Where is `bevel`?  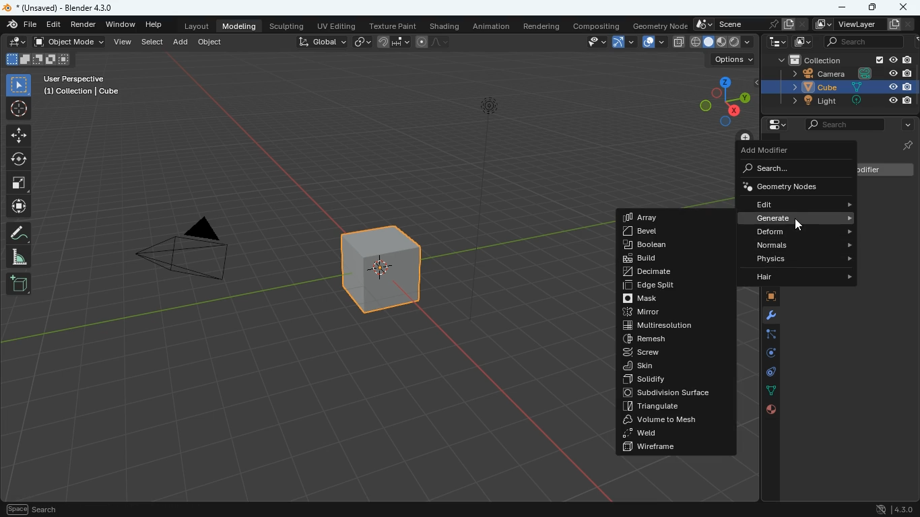
bevel is located at coordinates (660, 232).